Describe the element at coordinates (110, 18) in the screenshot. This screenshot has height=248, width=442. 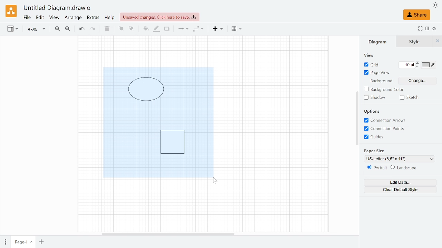
I see `Help` at that location.